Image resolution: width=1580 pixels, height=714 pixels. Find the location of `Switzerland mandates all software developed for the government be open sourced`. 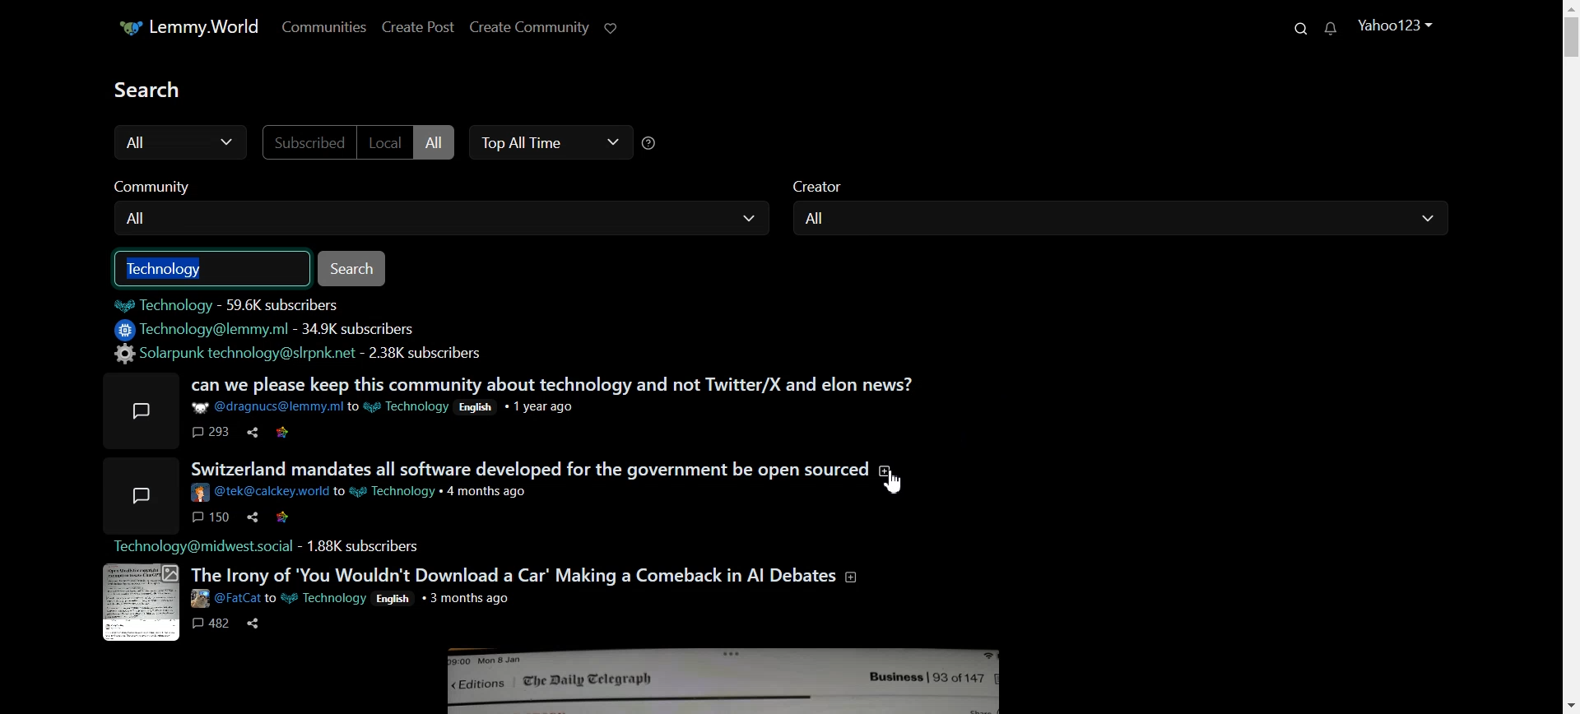

Switzerland mandates all software developed for the government be open sourced is located at coordinates (541, 469).